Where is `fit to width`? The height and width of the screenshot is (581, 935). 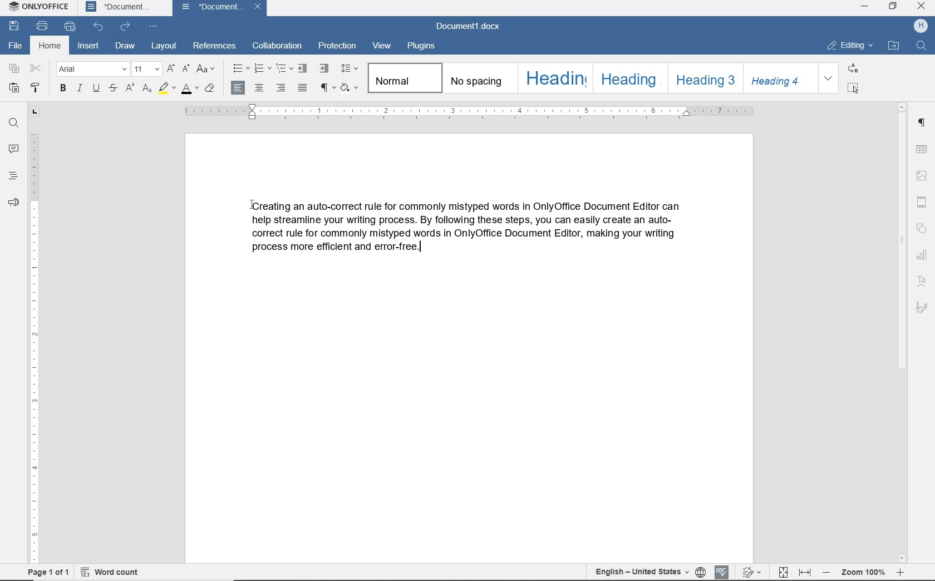 fit to width is located at coordinates (805, 573).